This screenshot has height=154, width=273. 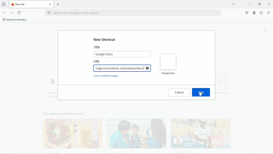 What do you see at coordinates (269, 4) in the screenshot?
I see `Close` at bounding box center [269, 4].